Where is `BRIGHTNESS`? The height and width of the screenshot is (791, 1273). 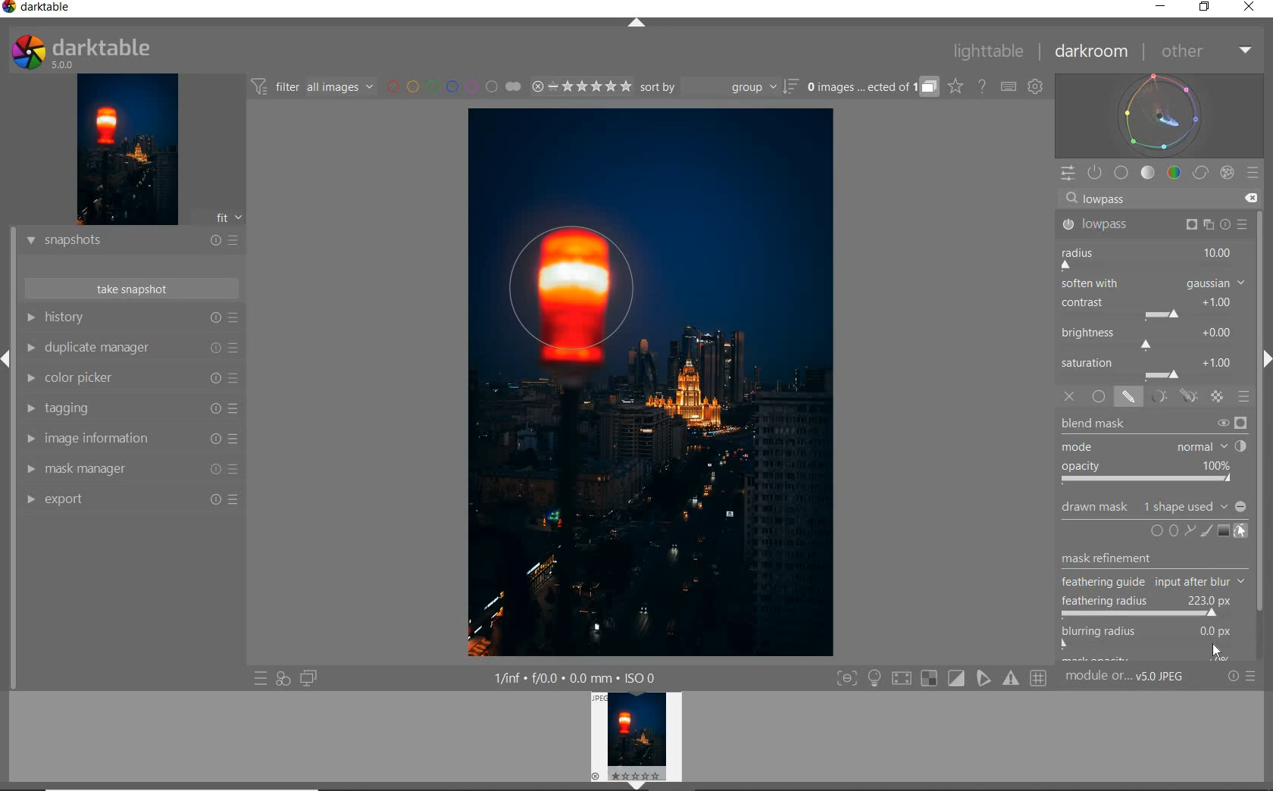 BRIGHTNESS is located at coordinates (1153, 337).